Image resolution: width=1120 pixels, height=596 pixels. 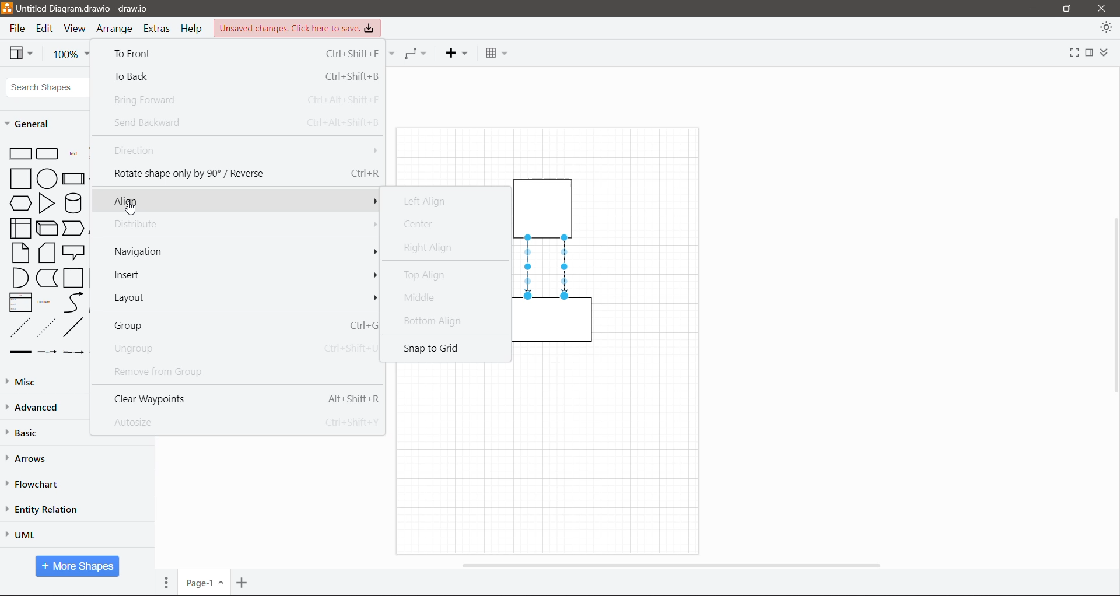 I want to click on Note, so click(x=20, y=252).